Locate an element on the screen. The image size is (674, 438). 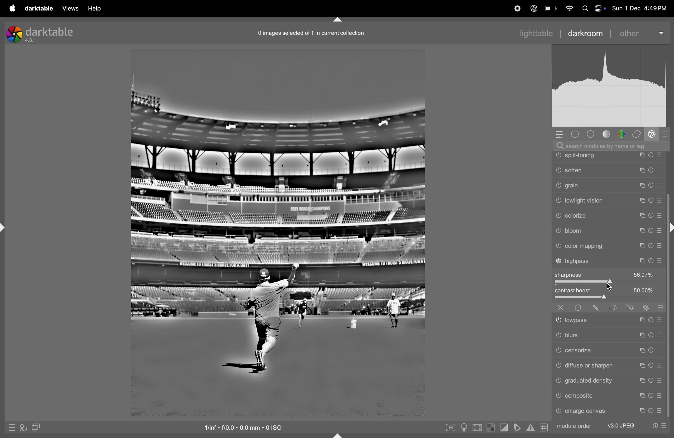
apple widgets is located at coordinates (594, 8).